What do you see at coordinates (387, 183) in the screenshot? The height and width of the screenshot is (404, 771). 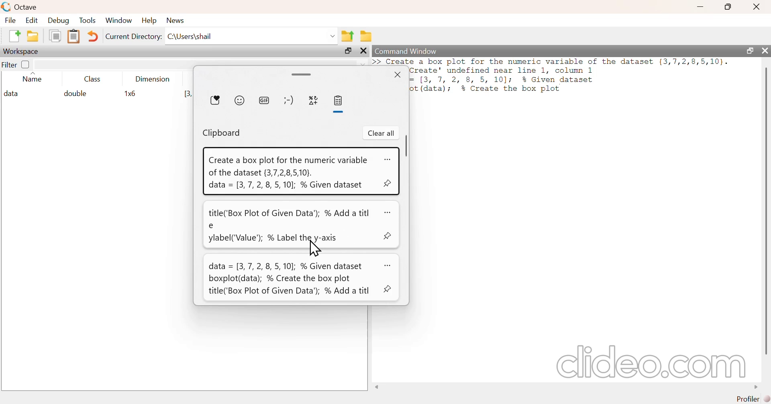 I see `pin` at bounding box center [387, 183].